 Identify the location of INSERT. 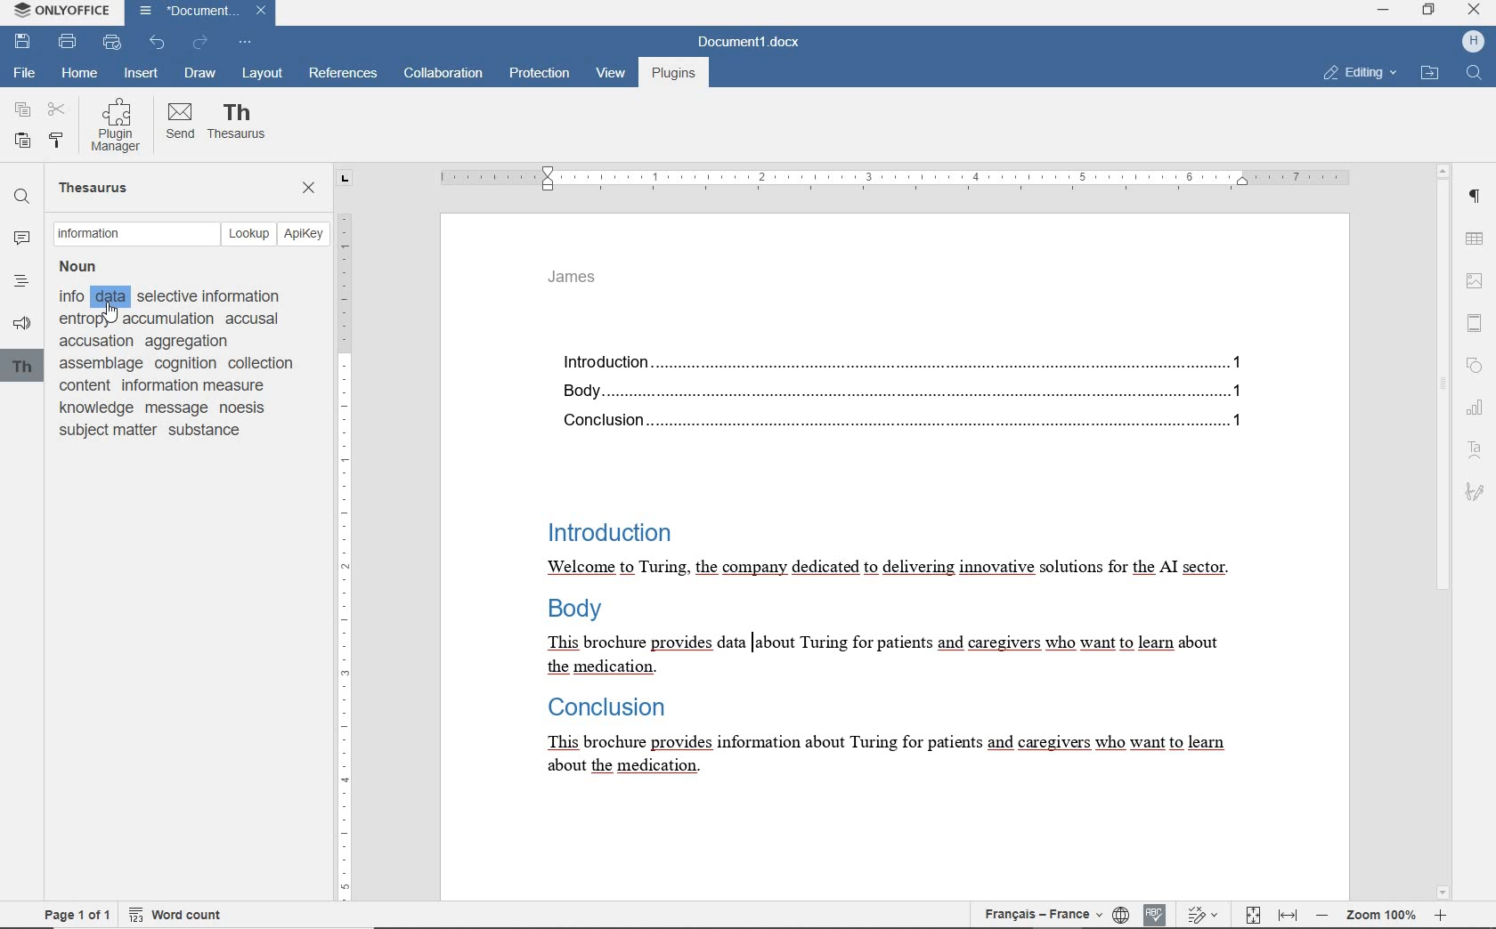
(142, 74).